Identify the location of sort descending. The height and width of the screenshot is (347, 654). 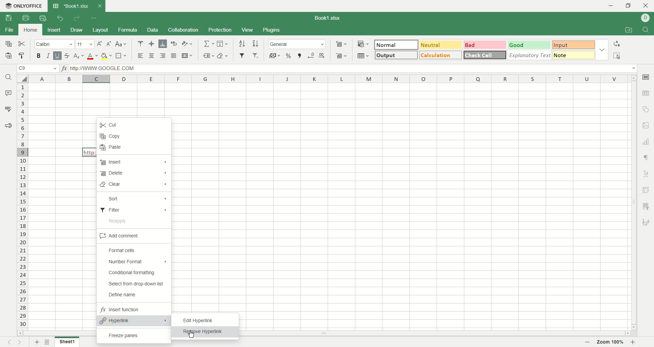
(255, 44).